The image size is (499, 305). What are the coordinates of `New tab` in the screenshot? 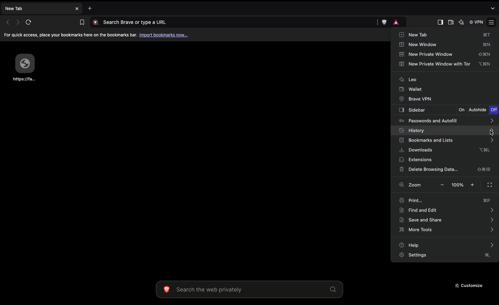 It's located at (445, 35).